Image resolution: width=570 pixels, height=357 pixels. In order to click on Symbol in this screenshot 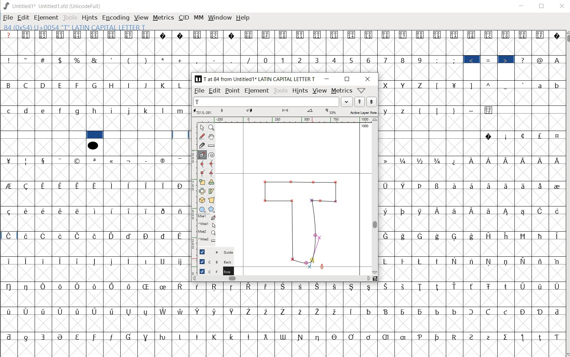, I will do `click(507, 35)`.